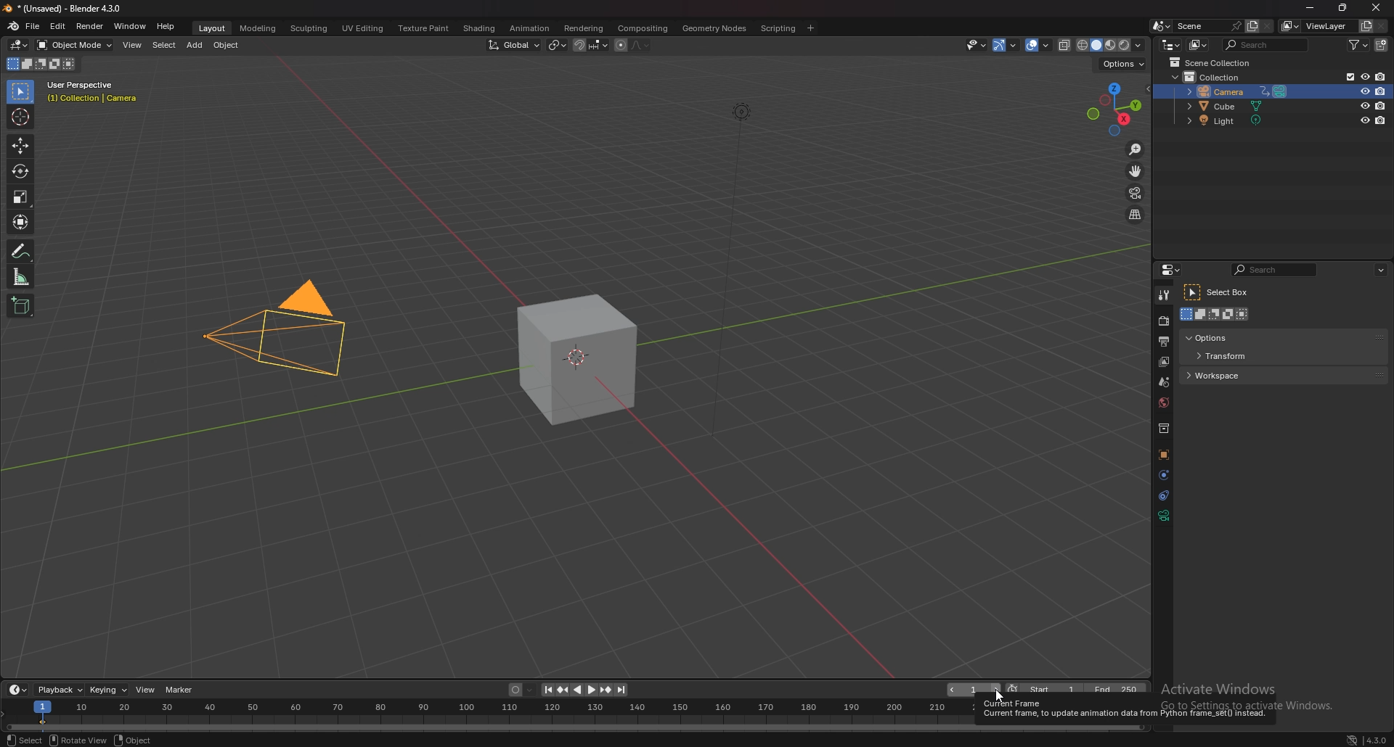  What do you see at coordinates (227, 46) in the screenshot?
I see `object` at bounding box center [227, 46].